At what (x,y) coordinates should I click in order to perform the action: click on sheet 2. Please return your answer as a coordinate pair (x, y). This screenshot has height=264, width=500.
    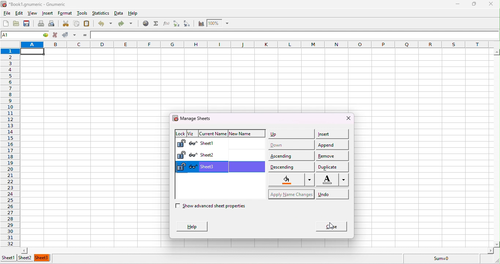
    Looking at the image, I should click on (26, 258).